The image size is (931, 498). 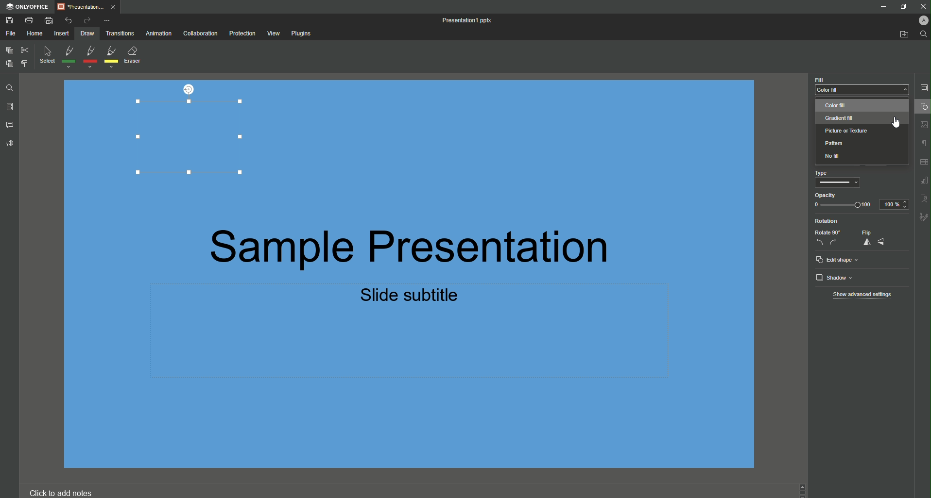 What do you see at coordinates (9, 64) in the screenshot?
I see `Paste` at bounding box center [9, 64].